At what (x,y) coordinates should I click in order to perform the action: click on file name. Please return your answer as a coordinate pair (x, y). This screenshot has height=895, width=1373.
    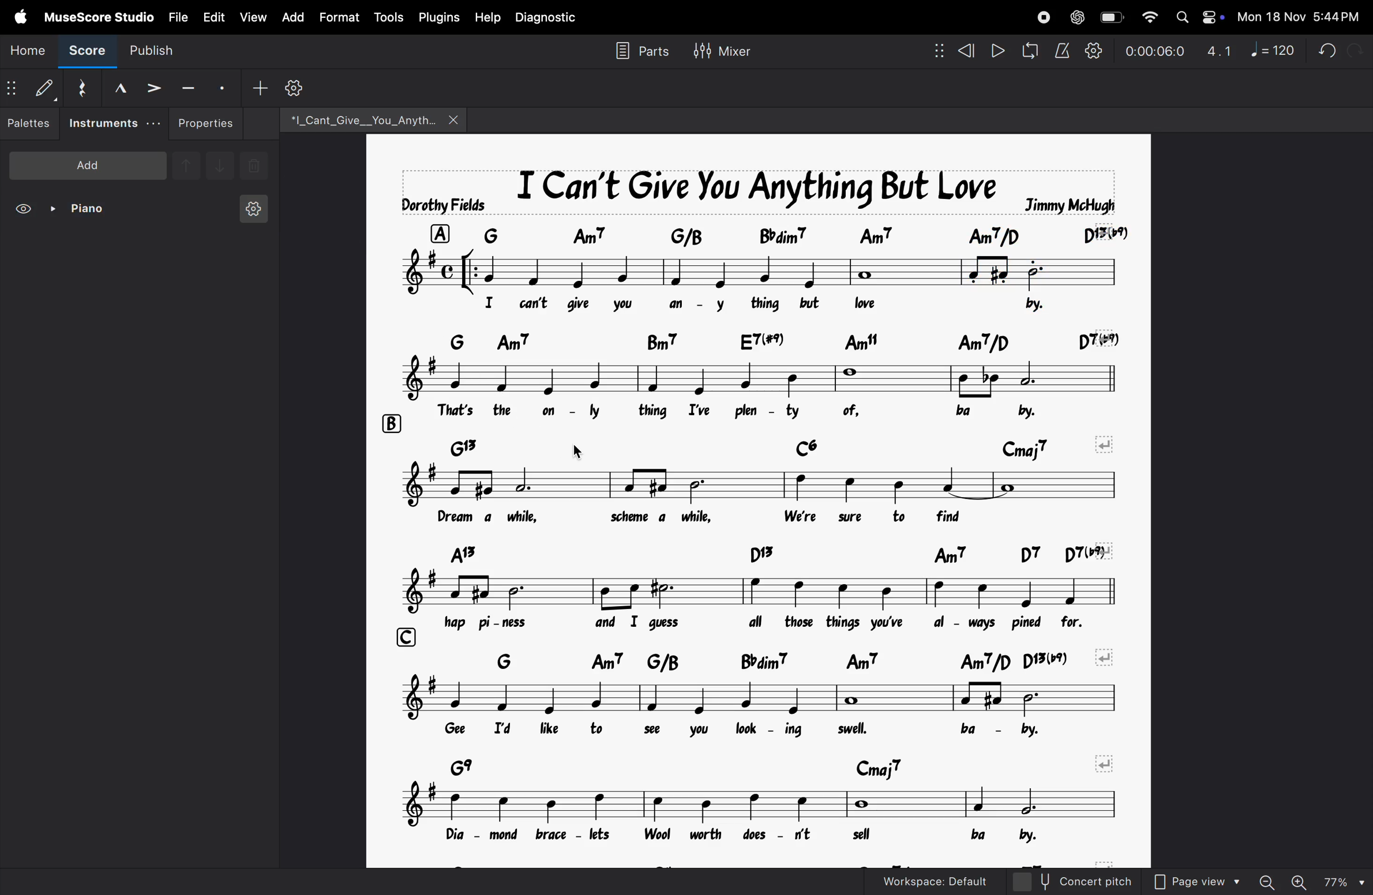
    Looking at the image, I should click on (372, 122).